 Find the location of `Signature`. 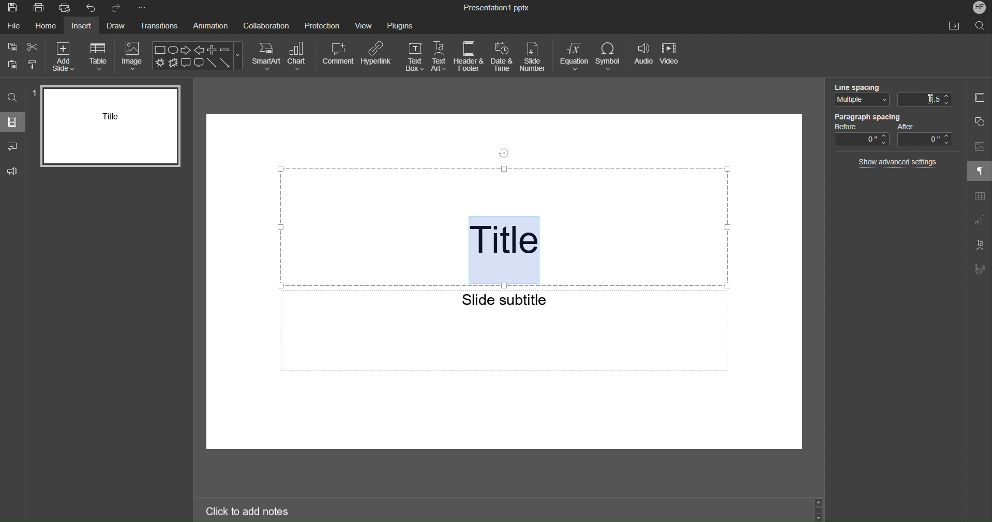

Signature is located at coordinates (979, 269).